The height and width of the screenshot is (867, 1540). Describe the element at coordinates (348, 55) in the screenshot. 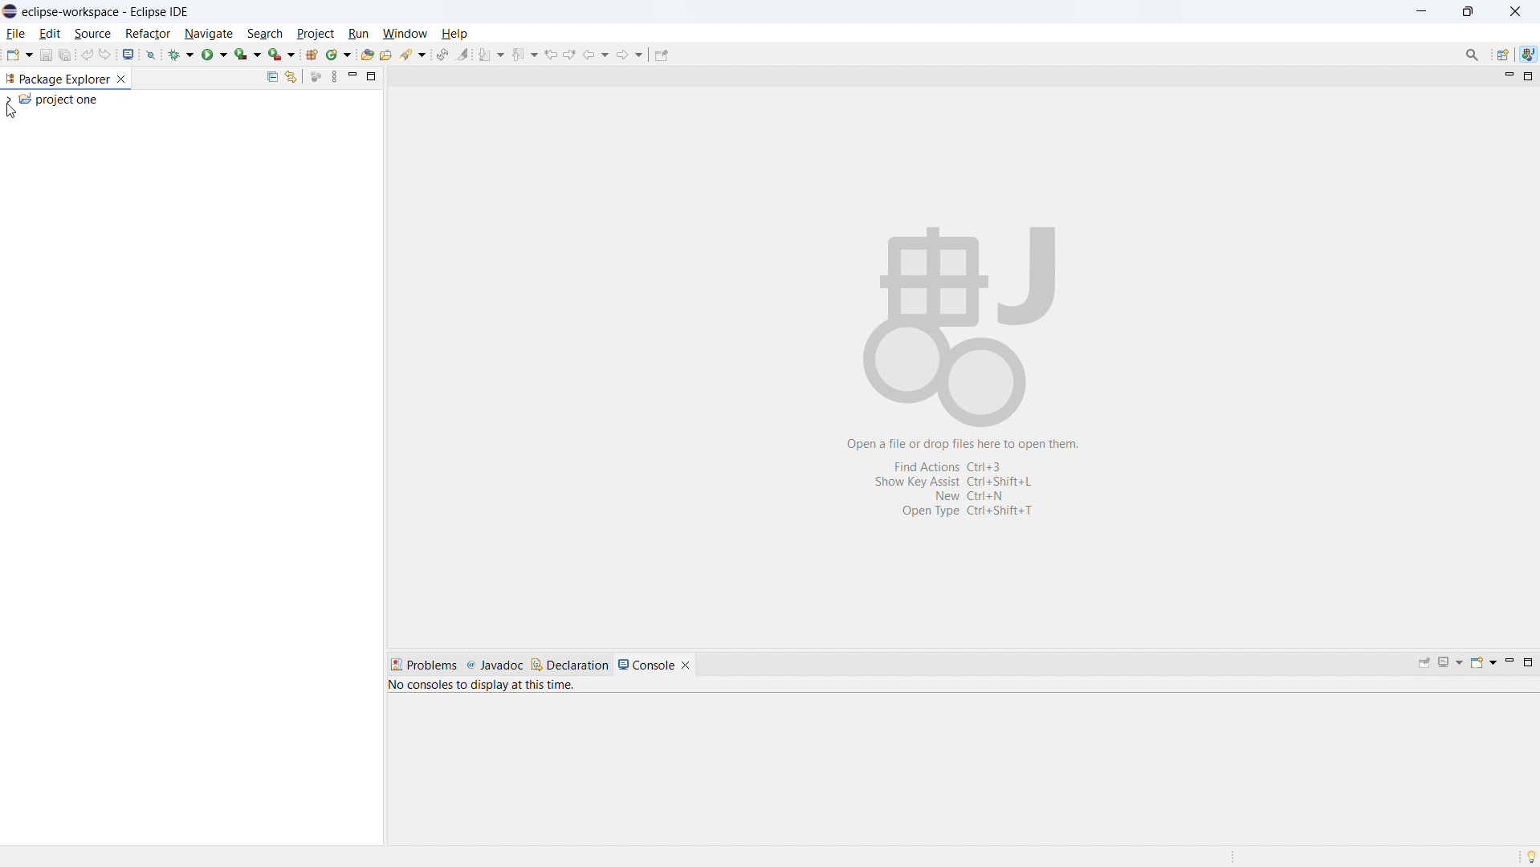

I see `new window` at that location.